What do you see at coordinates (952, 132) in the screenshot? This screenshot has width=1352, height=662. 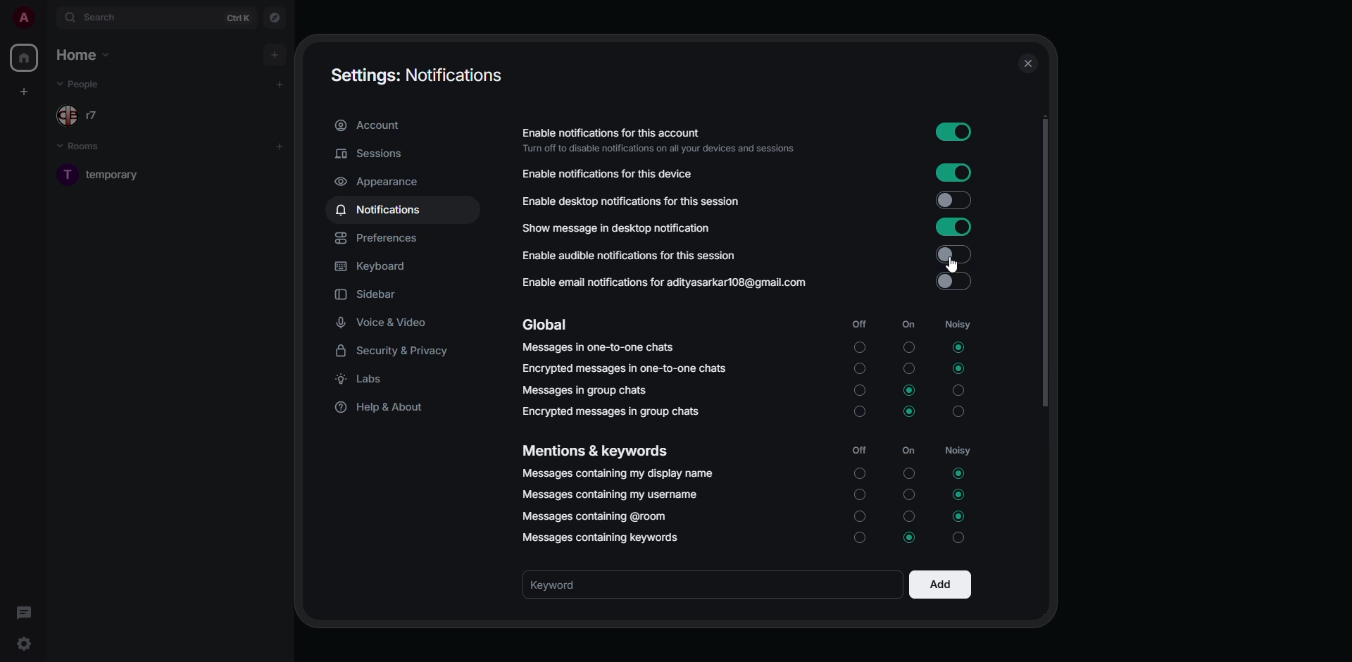 I see `enabled` at bounding box center [952, 132].